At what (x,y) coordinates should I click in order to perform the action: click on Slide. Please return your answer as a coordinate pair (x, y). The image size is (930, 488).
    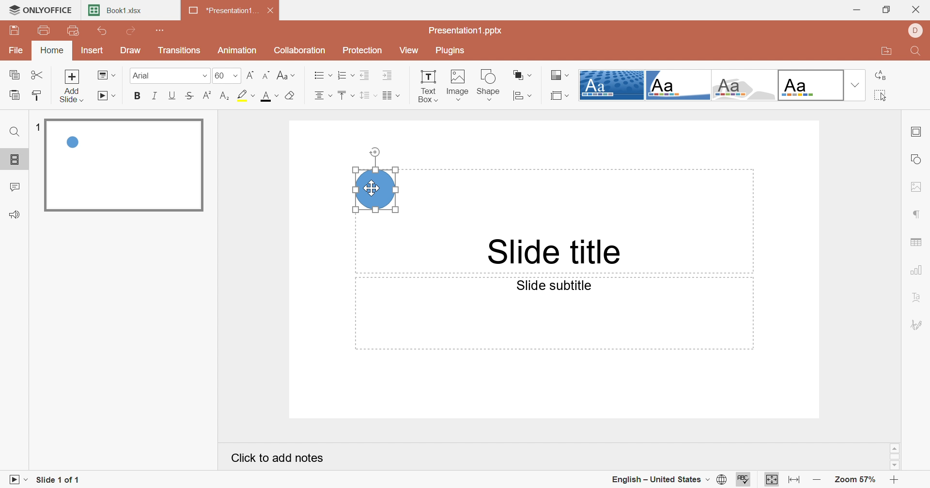
    Looking at the image, I should click on (124, 166).